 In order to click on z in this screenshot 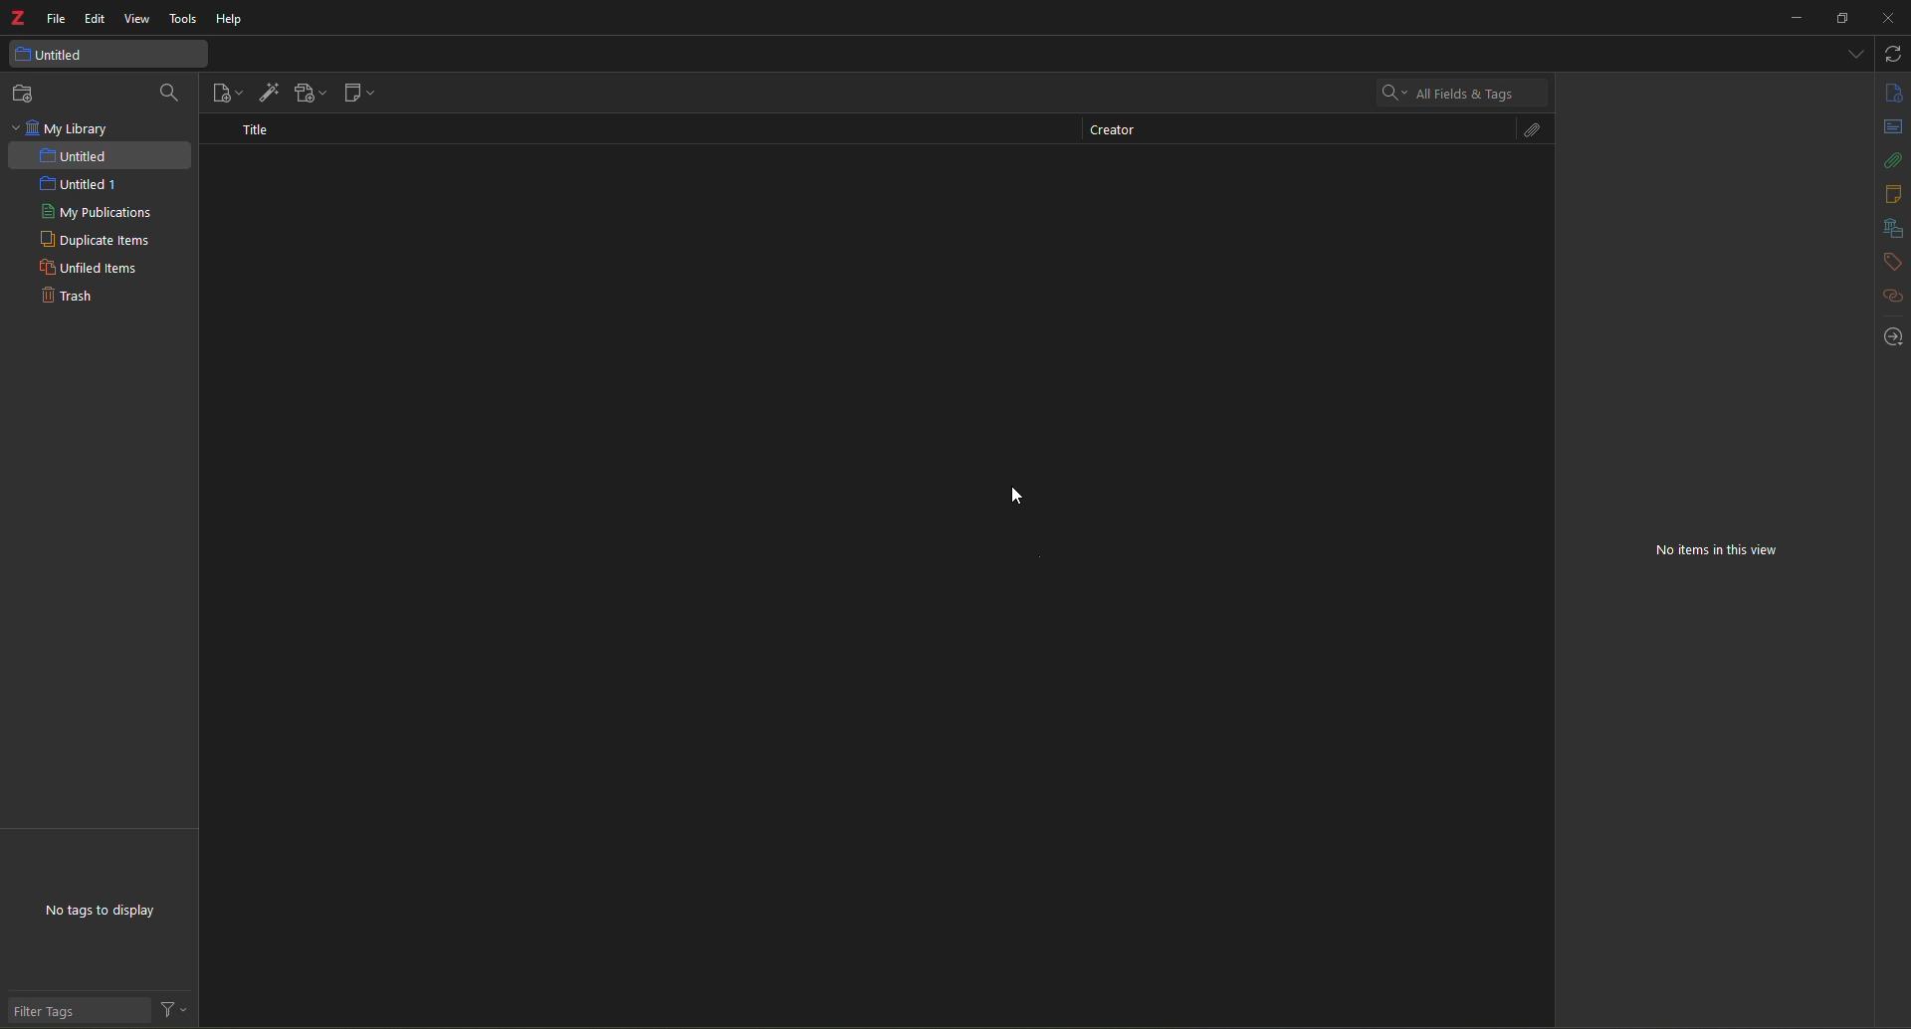, I will do `click(20, 20)`.